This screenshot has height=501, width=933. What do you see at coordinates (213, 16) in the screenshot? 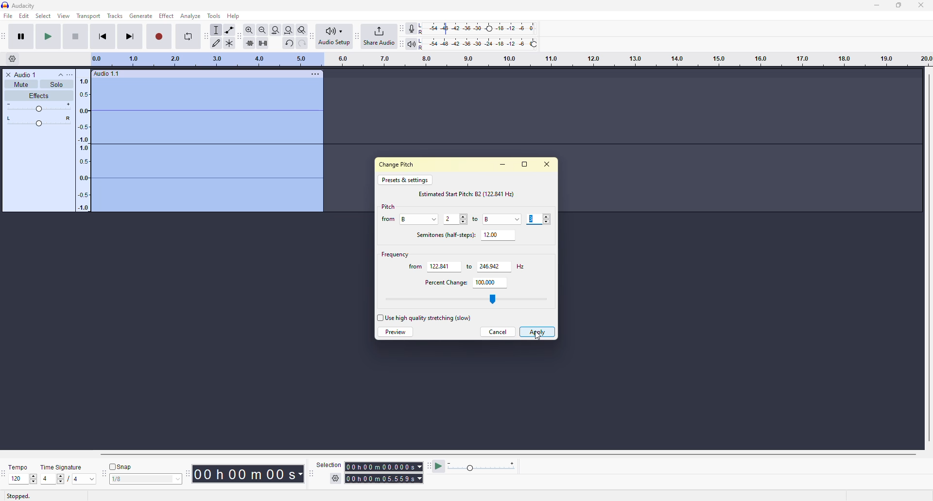
I see `tools` at bounding box center [213, 16].